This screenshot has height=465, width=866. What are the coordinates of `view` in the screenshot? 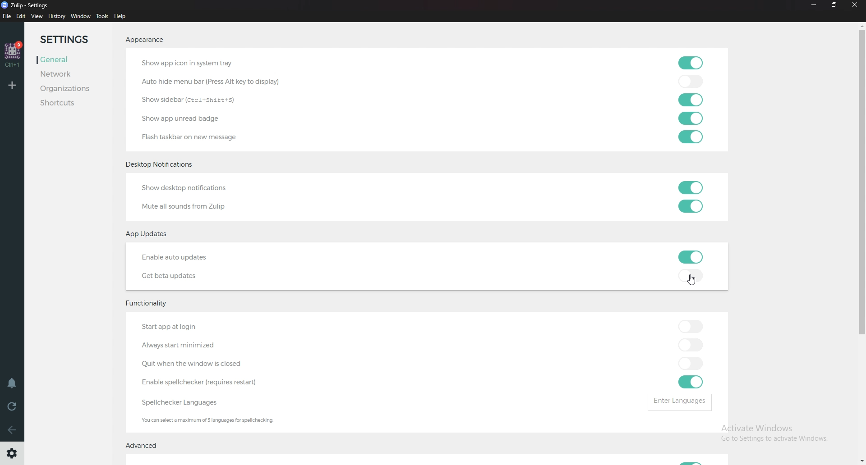 It's located at (37, 17).